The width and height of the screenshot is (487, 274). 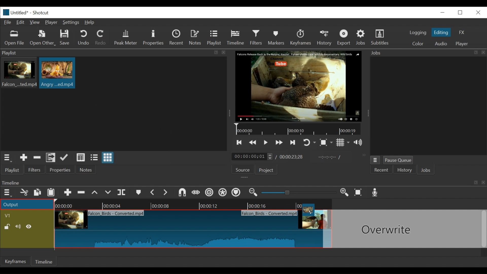 What do you see at coordinates (299, 129) in the screenshot?
I see `Timeline` at bounding box center [299, 129].